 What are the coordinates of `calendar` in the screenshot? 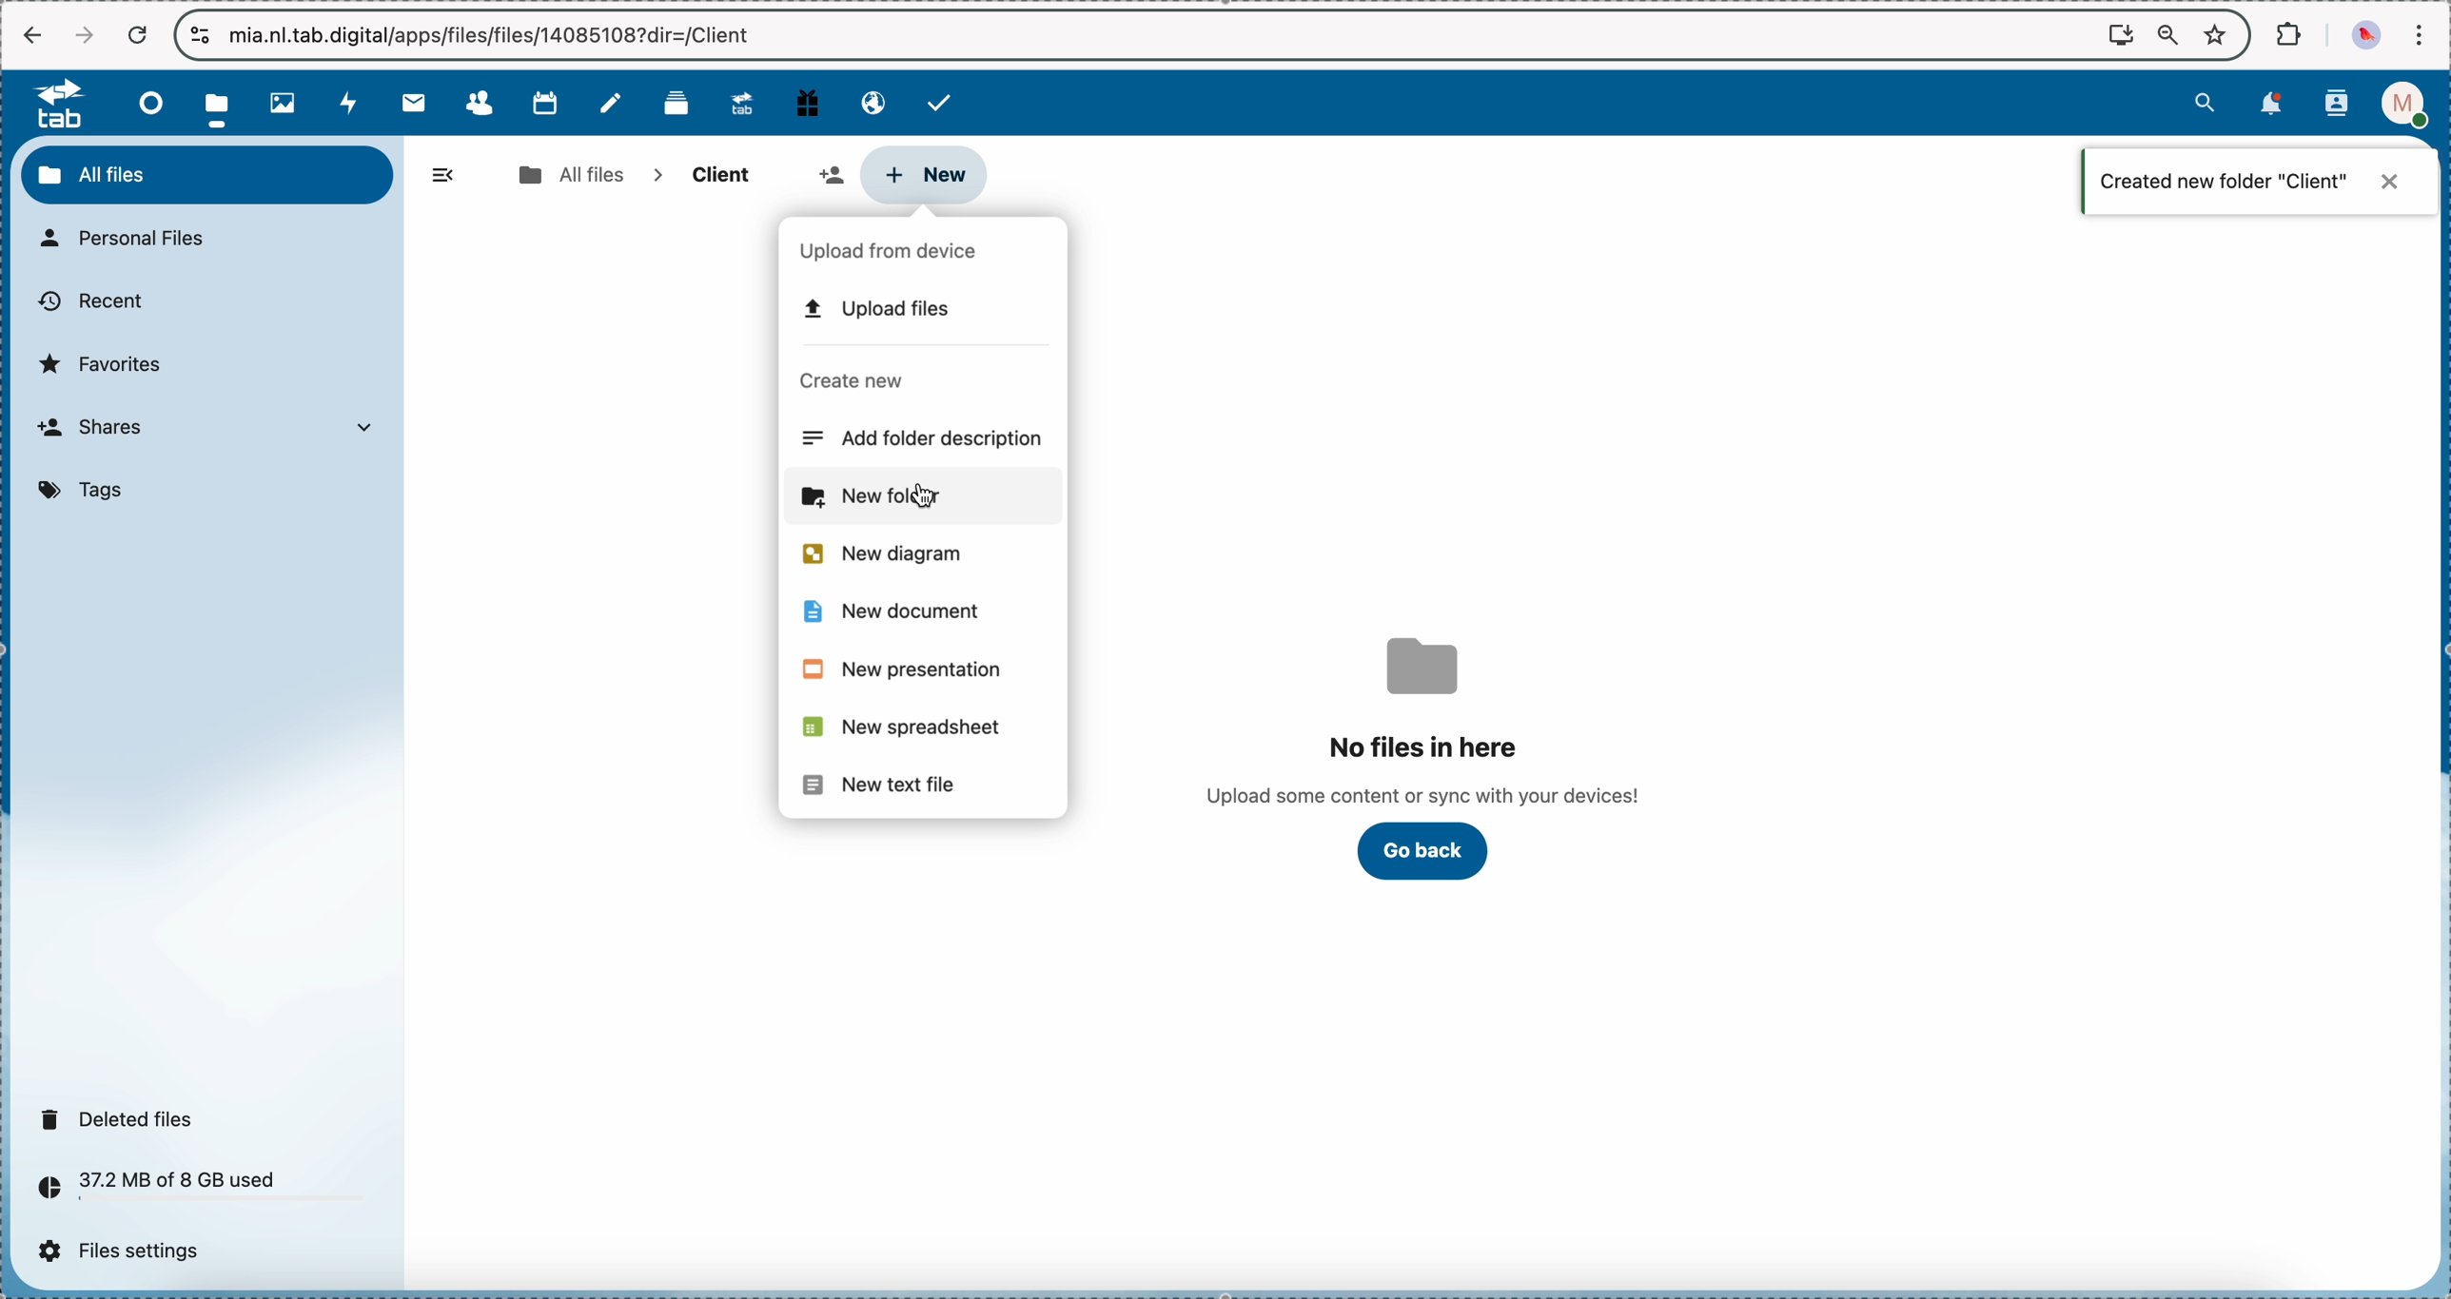 It's located at (544, 101).